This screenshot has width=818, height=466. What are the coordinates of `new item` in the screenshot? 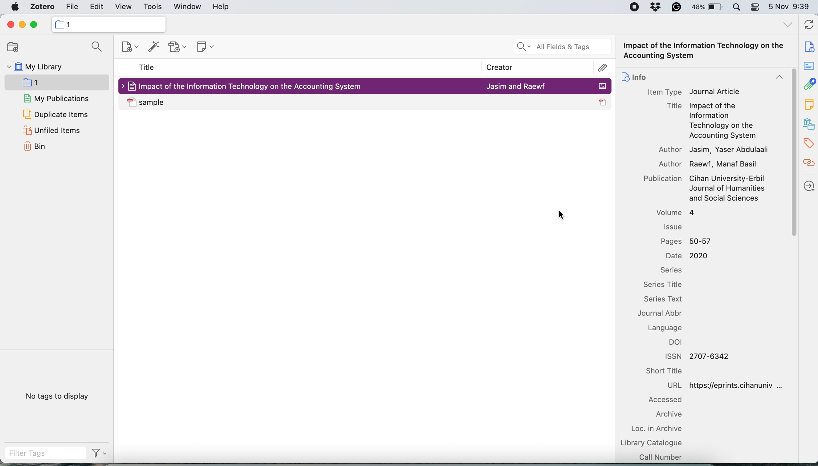 It's located at (129, 47).